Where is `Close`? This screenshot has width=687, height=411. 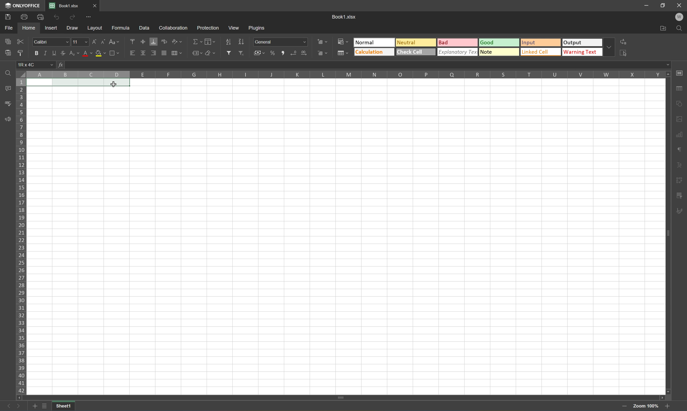
Close is located at coordinates (94, 5).